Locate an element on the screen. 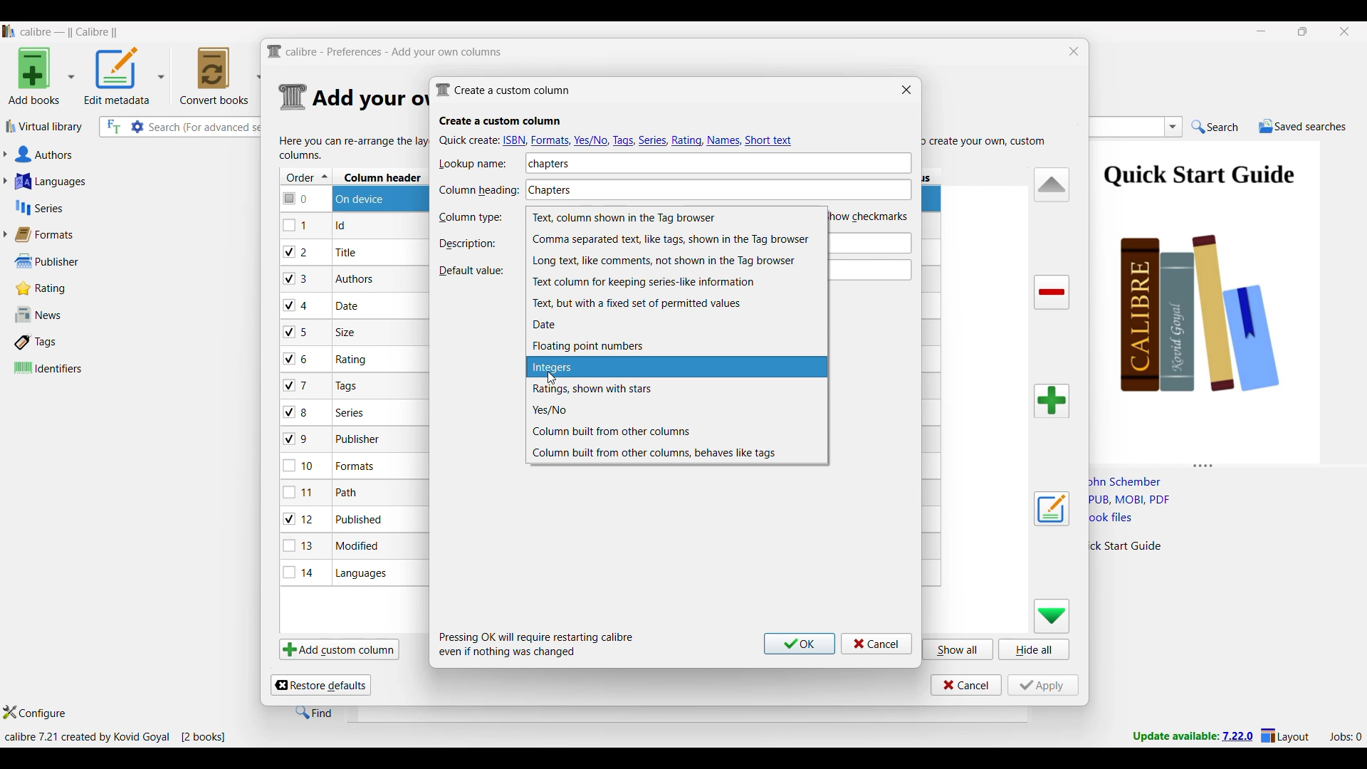 This screenshot has height=769, width=1367. checkbox - 10 is located at coordinates (301, 467).